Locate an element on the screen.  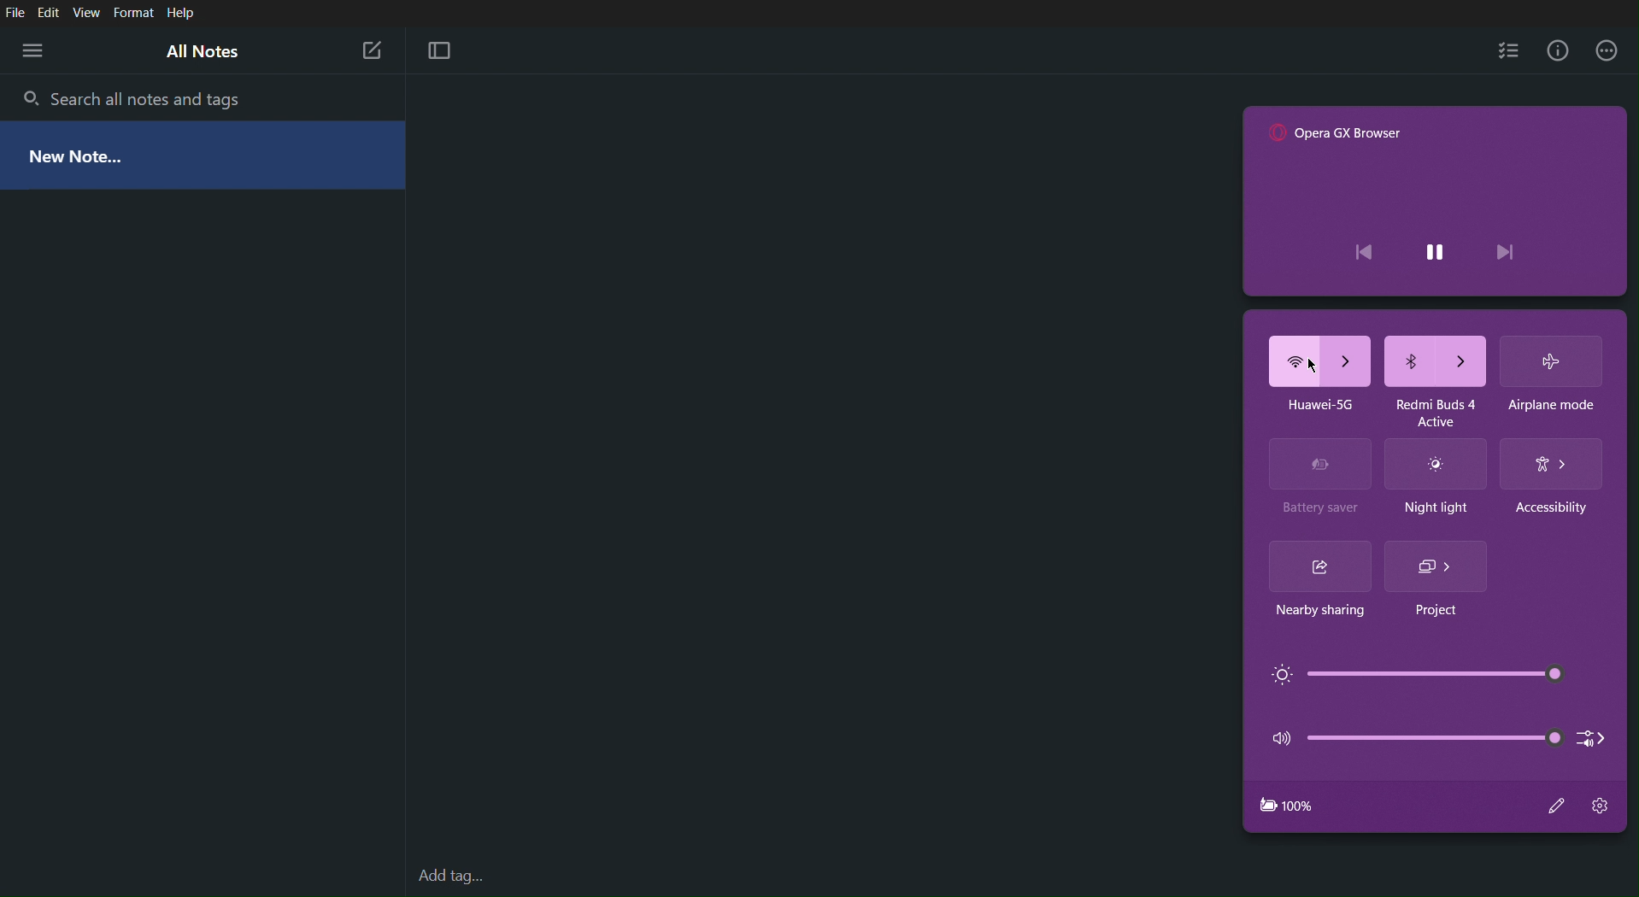
Battery saver is located at coordinates (1319, 512).